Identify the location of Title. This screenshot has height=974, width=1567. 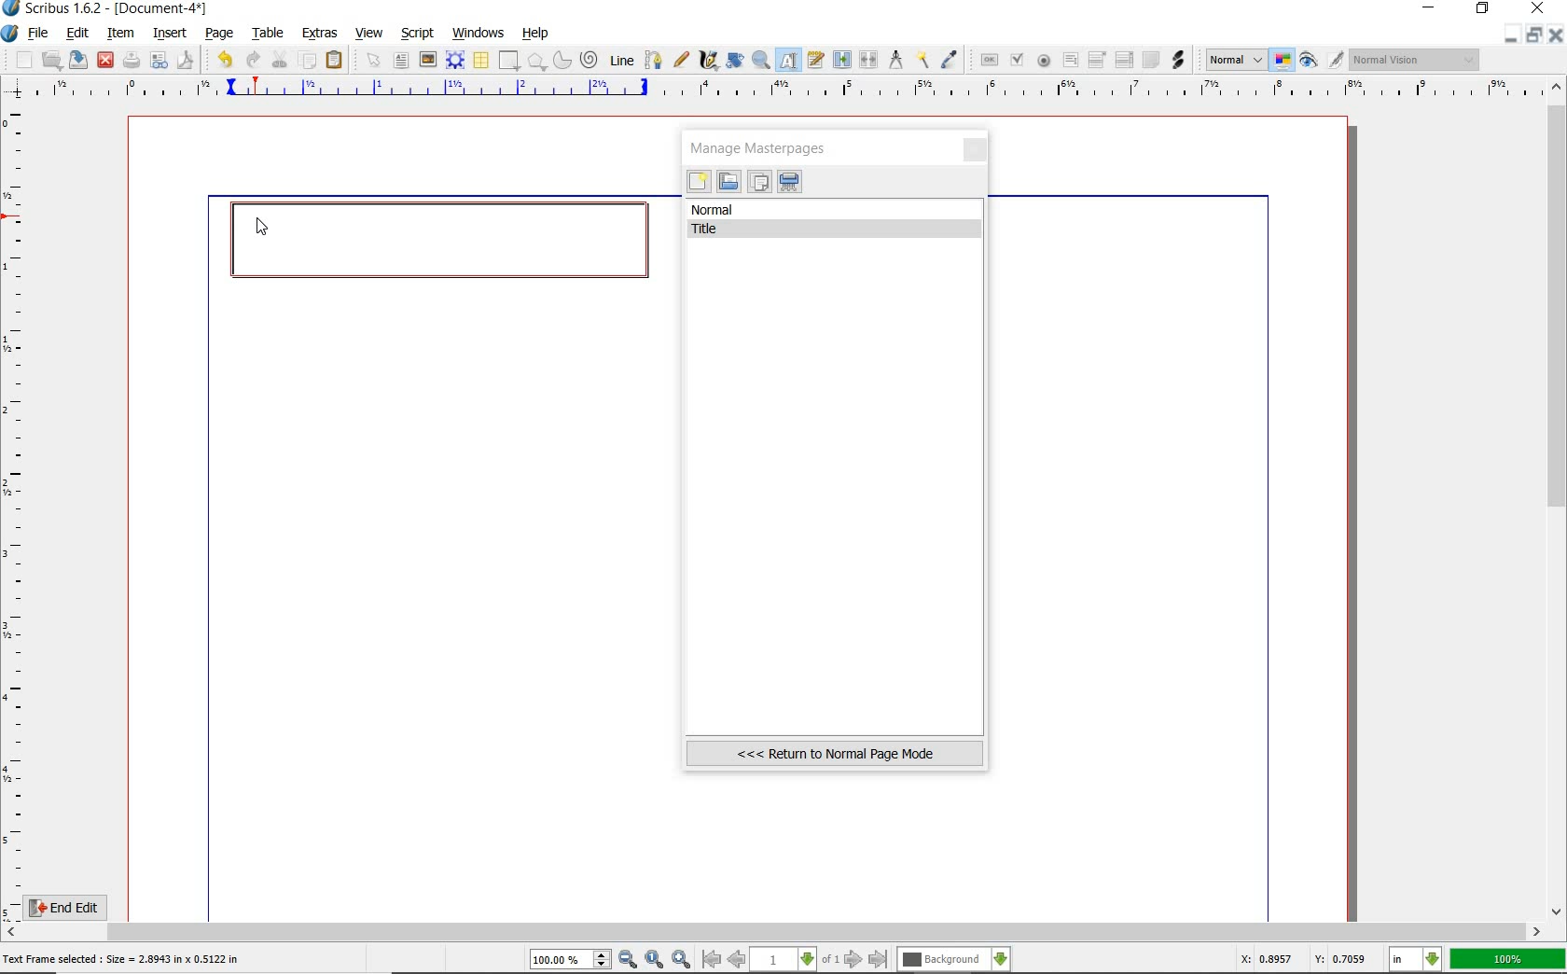
(838, 230).